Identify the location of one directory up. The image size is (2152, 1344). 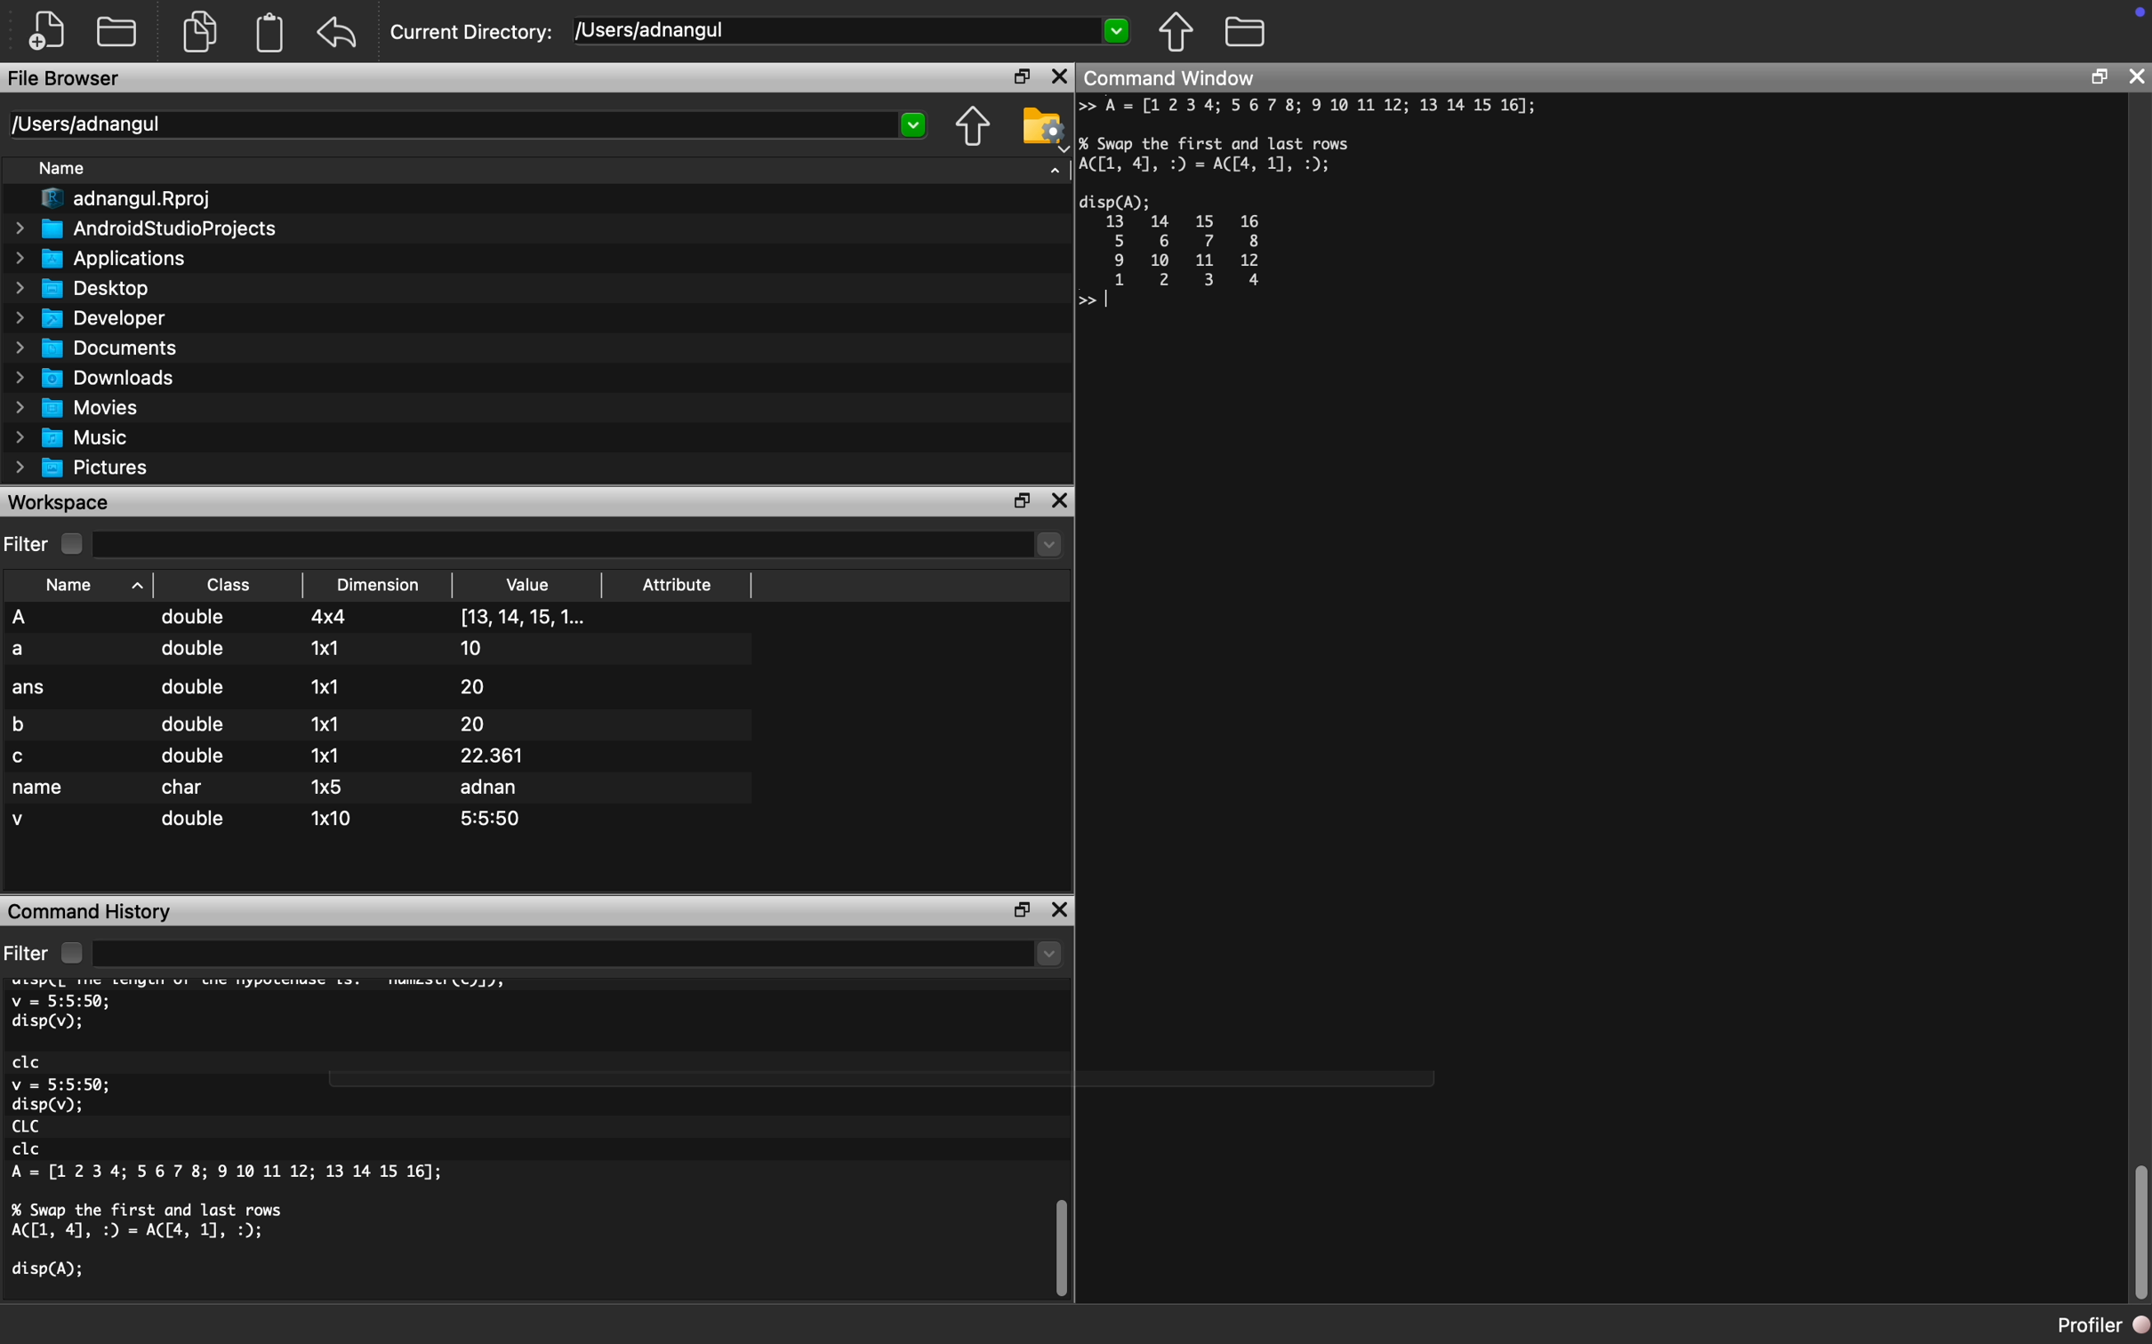
(1182, 36).